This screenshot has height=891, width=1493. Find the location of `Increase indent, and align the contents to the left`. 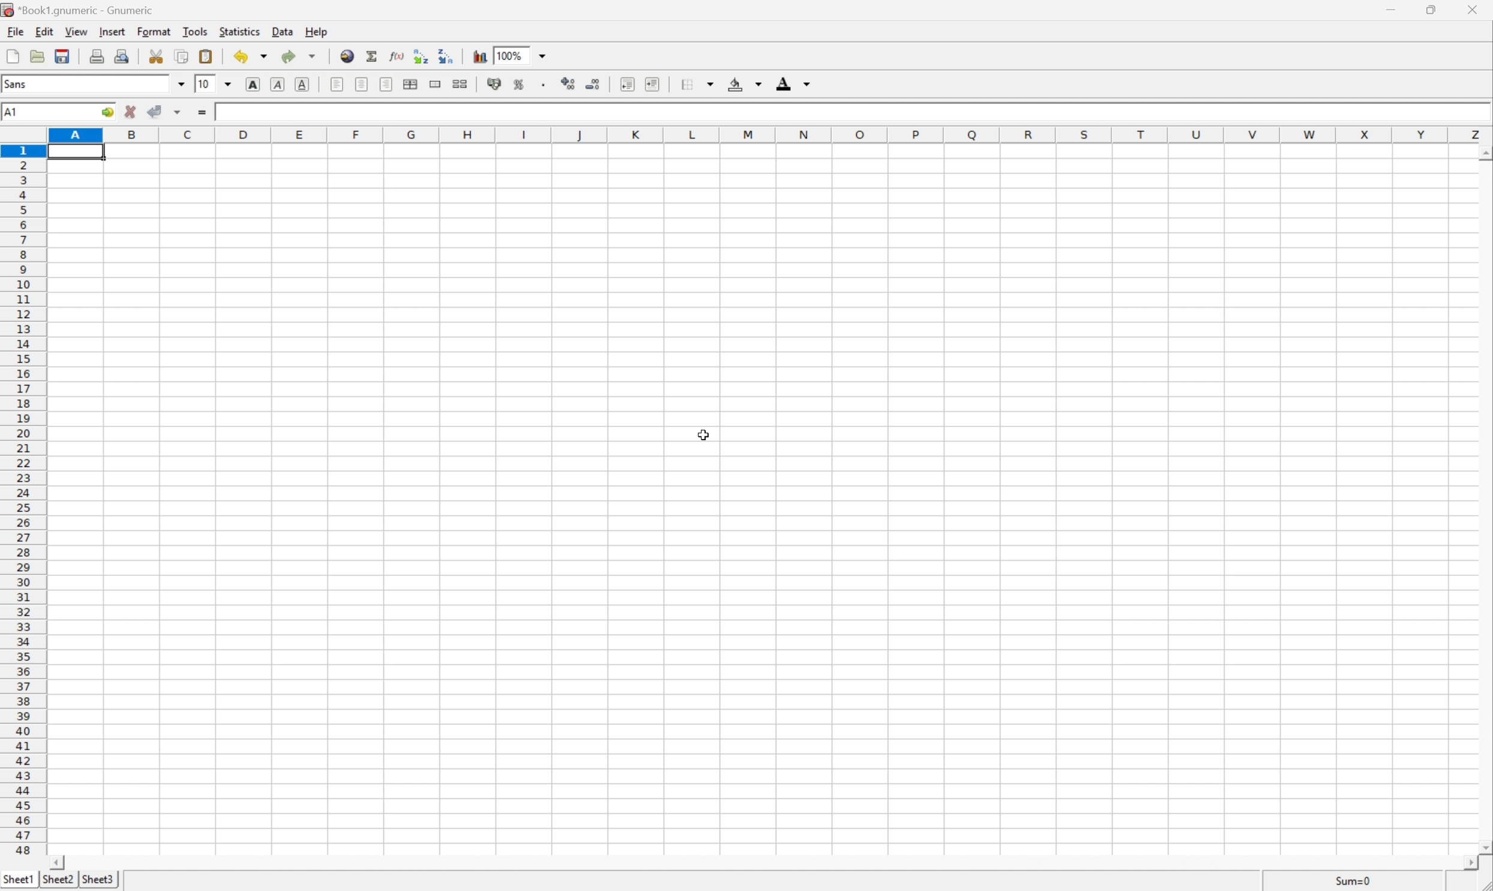

Increase indent, and align the contents to the left is located at coordinates (652, 83).